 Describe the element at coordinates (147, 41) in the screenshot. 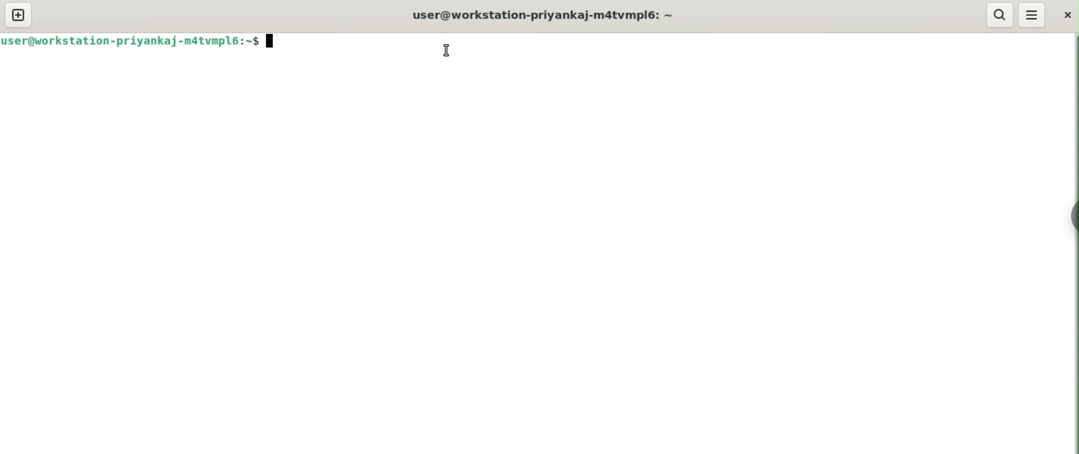

I see `user@workstation-priyankaj-matvmpl6:~$` at that location.